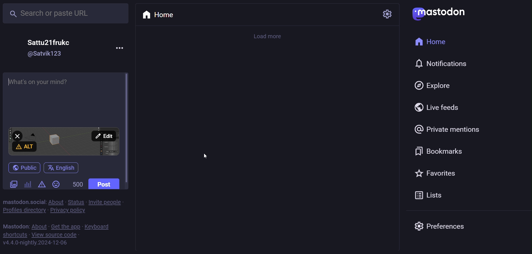  I want to click on preferences, so click(443, 225).